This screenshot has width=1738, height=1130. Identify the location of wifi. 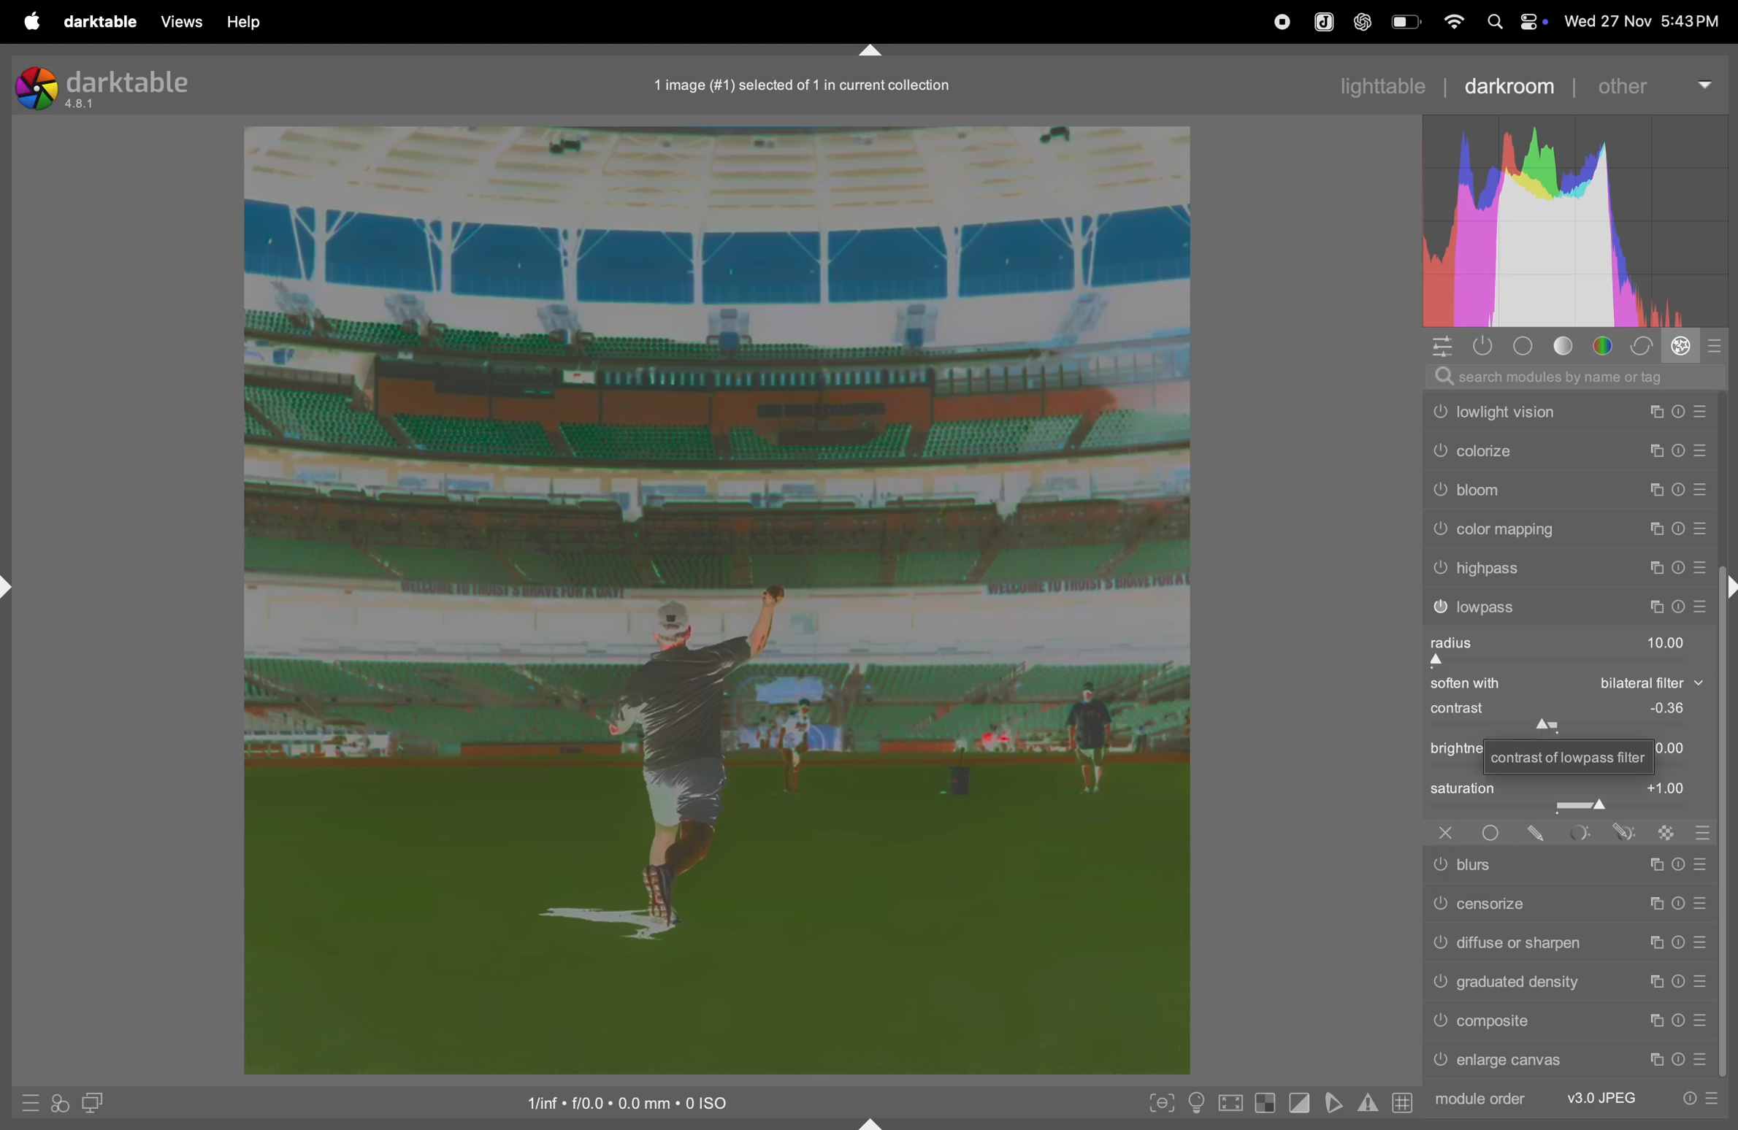
(1452, 21).